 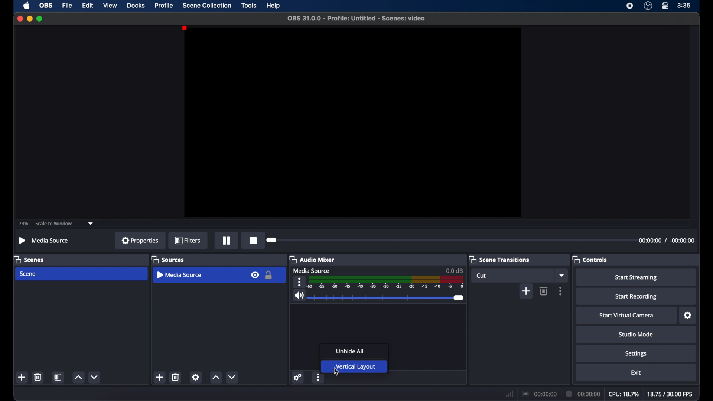 What do you see at coordinates (29, 19) in the screenshot?
I see `minimize` at bounding box center [29, 19].